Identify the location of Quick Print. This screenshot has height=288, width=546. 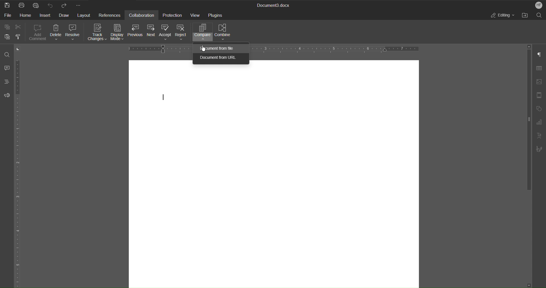
(36, 5).